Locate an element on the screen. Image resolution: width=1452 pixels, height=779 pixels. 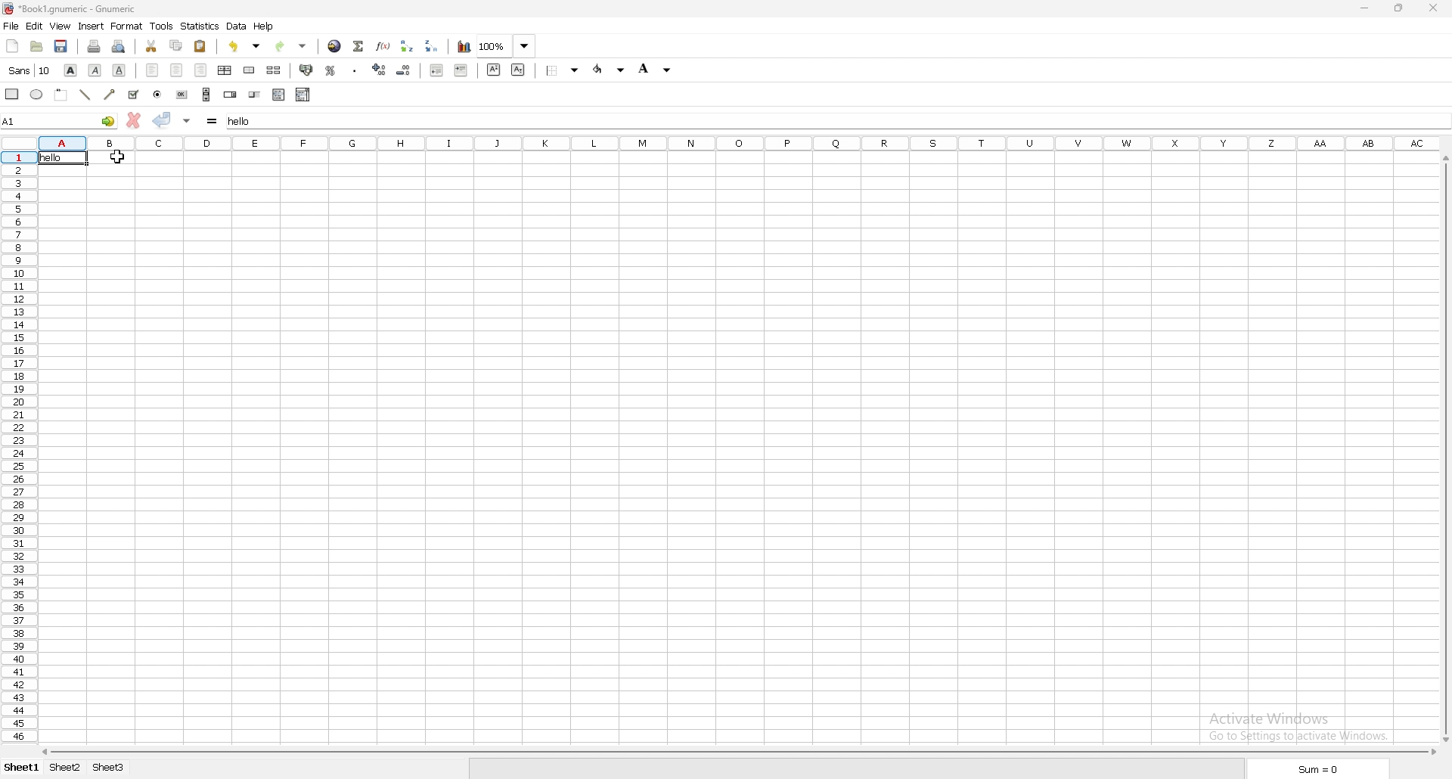
zoom is located at coordinates (505, 47).